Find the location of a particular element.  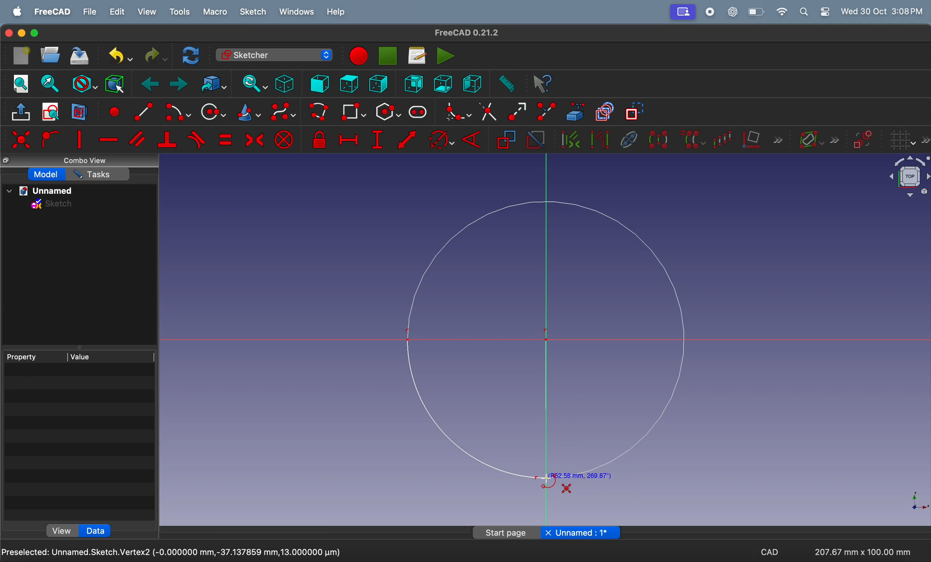

constrain lock is located at coordinates (321, 140).